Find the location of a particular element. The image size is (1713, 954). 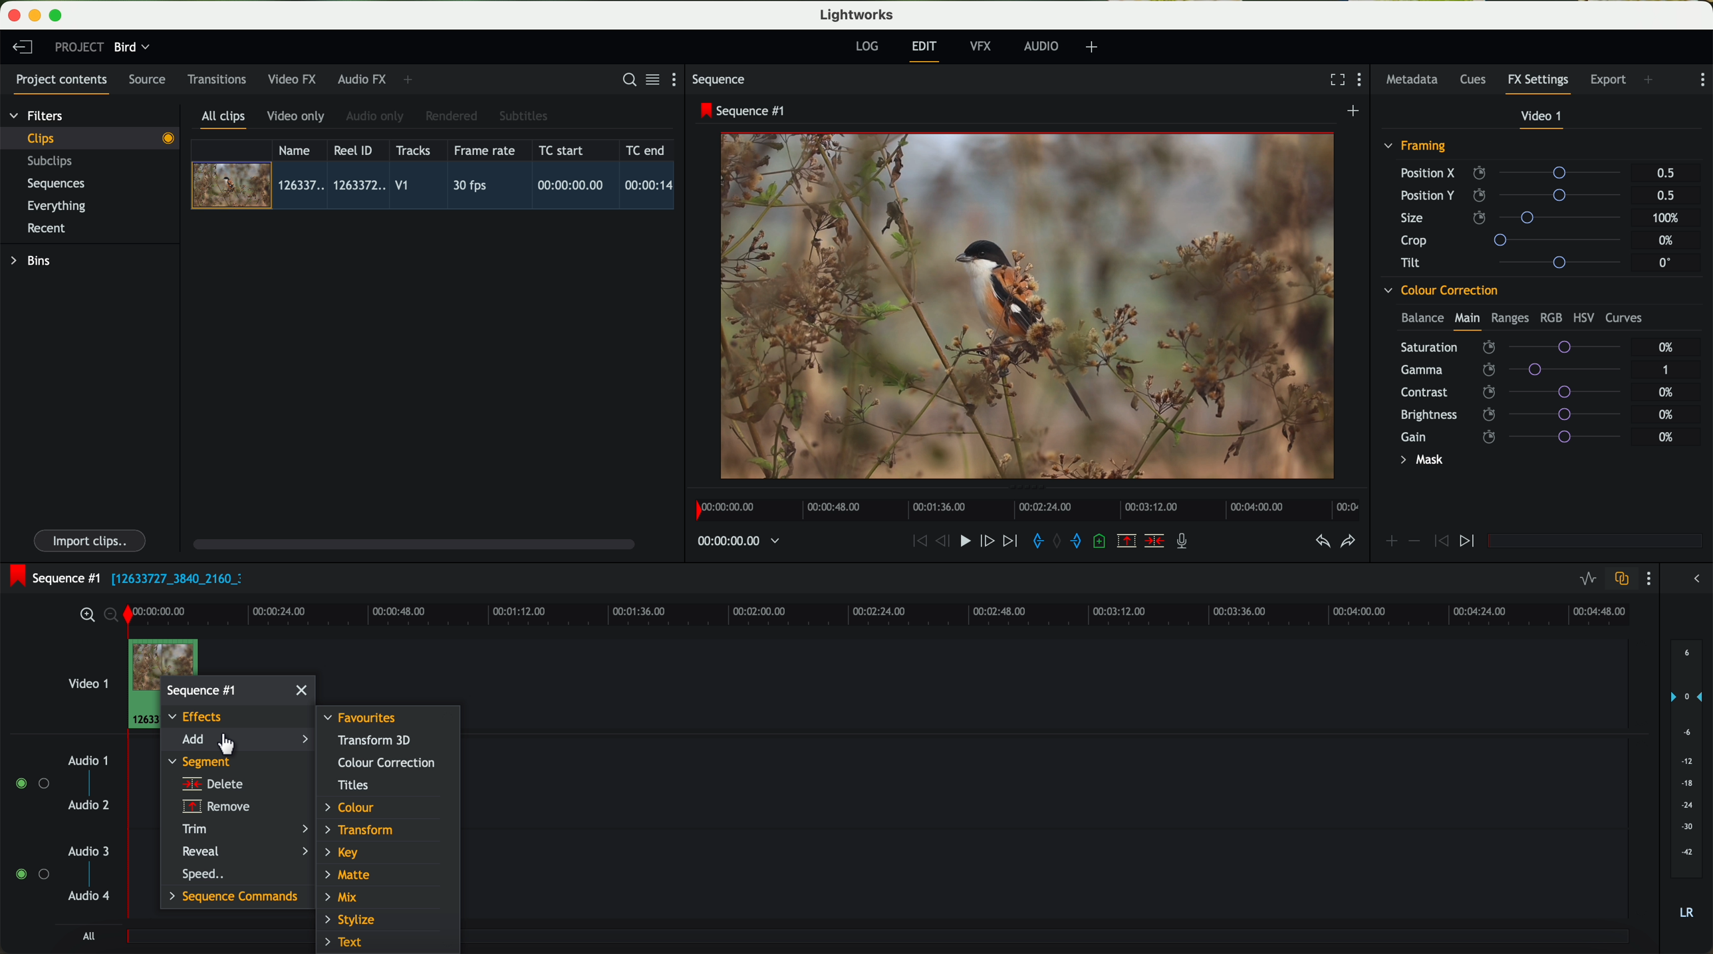

main is located at coordinates (1467, 320).